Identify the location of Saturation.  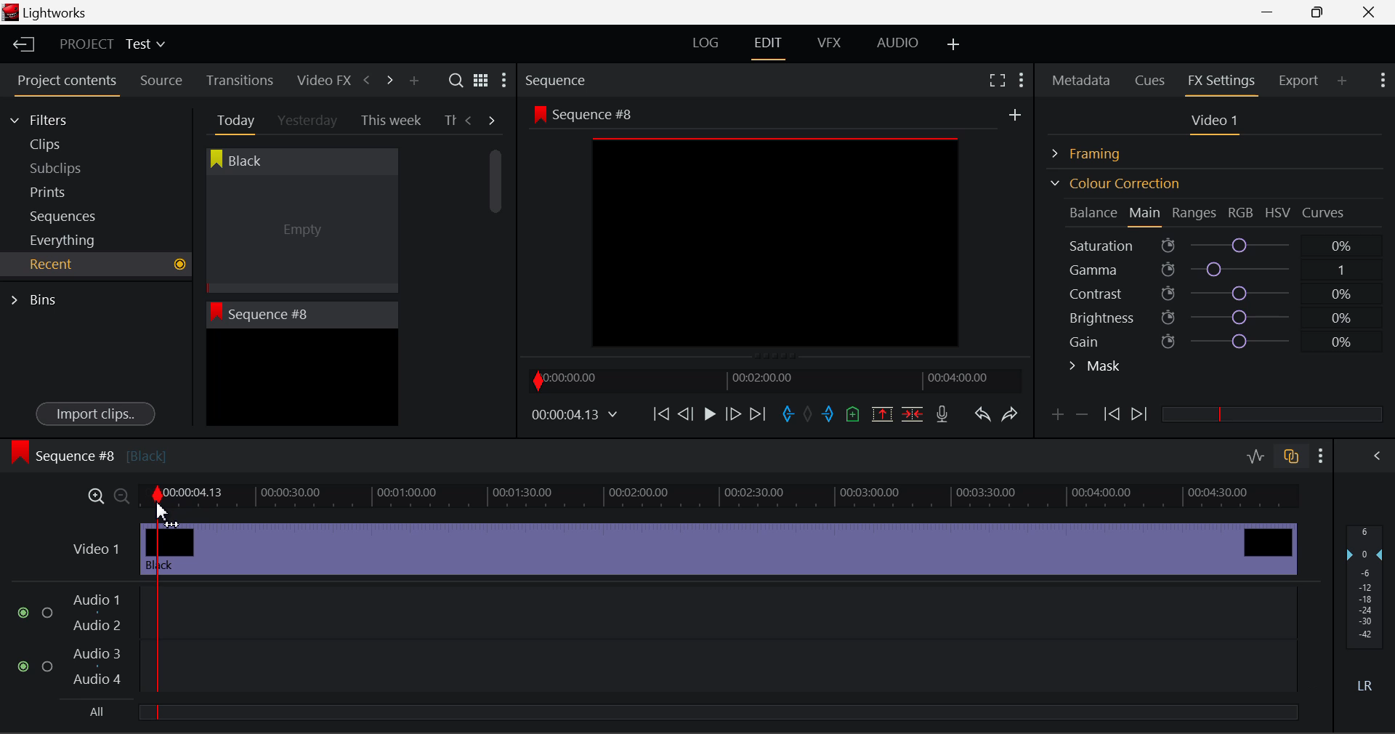
(1213, 243).